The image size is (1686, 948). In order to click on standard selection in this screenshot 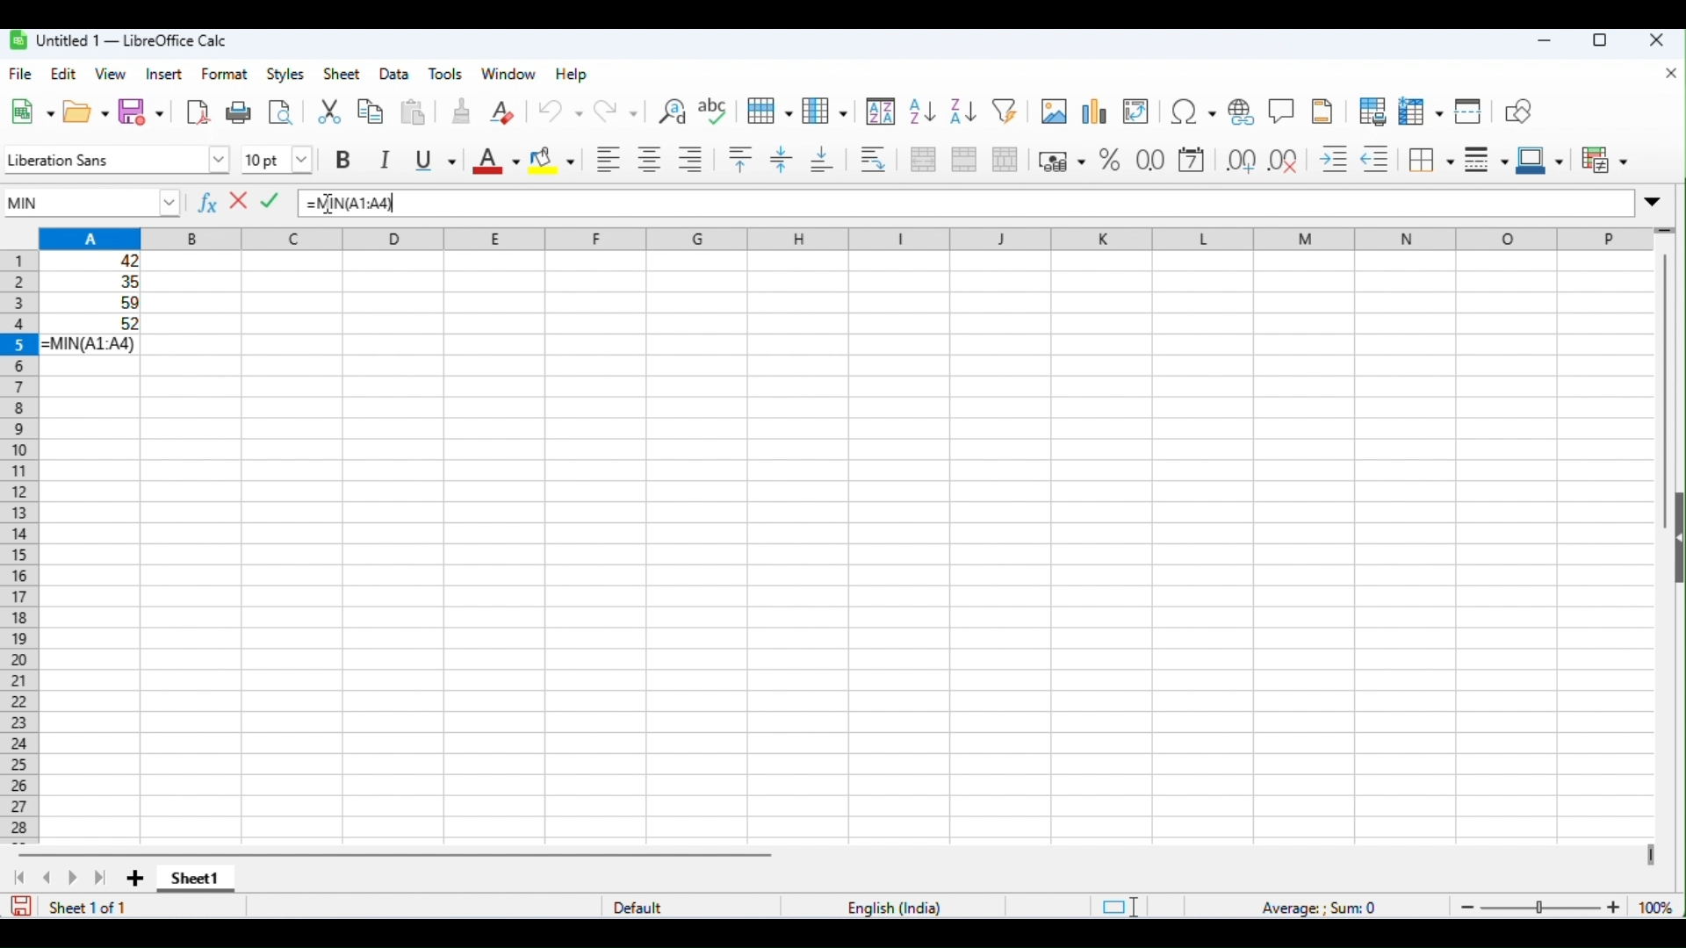, I will do `click(1117, 906)`.